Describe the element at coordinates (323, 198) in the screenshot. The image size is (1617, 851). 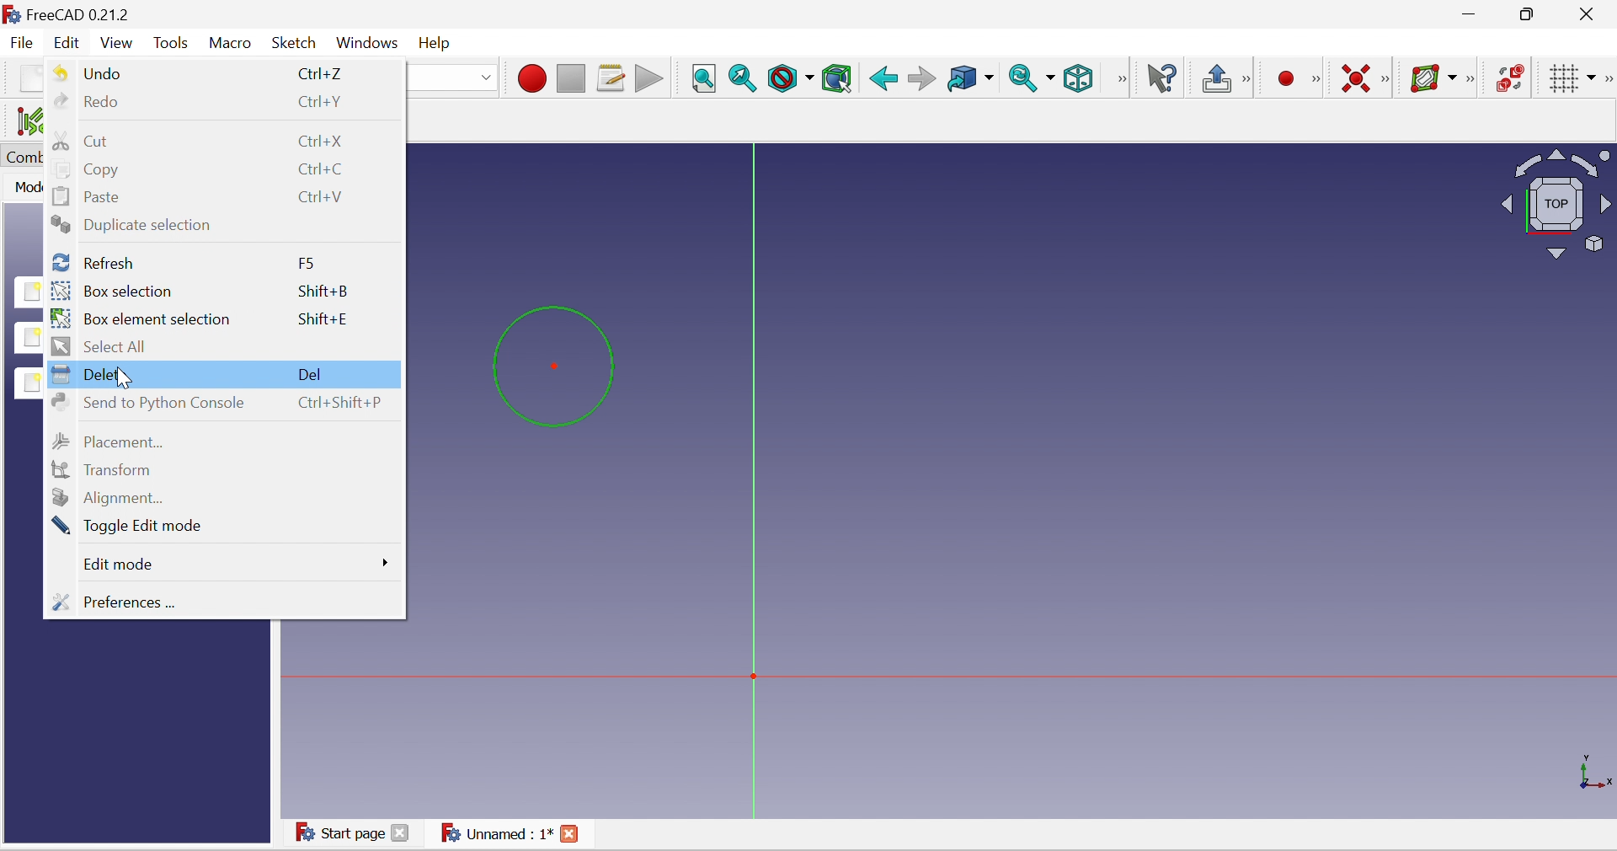
I see `Ctrl+V` at that location.